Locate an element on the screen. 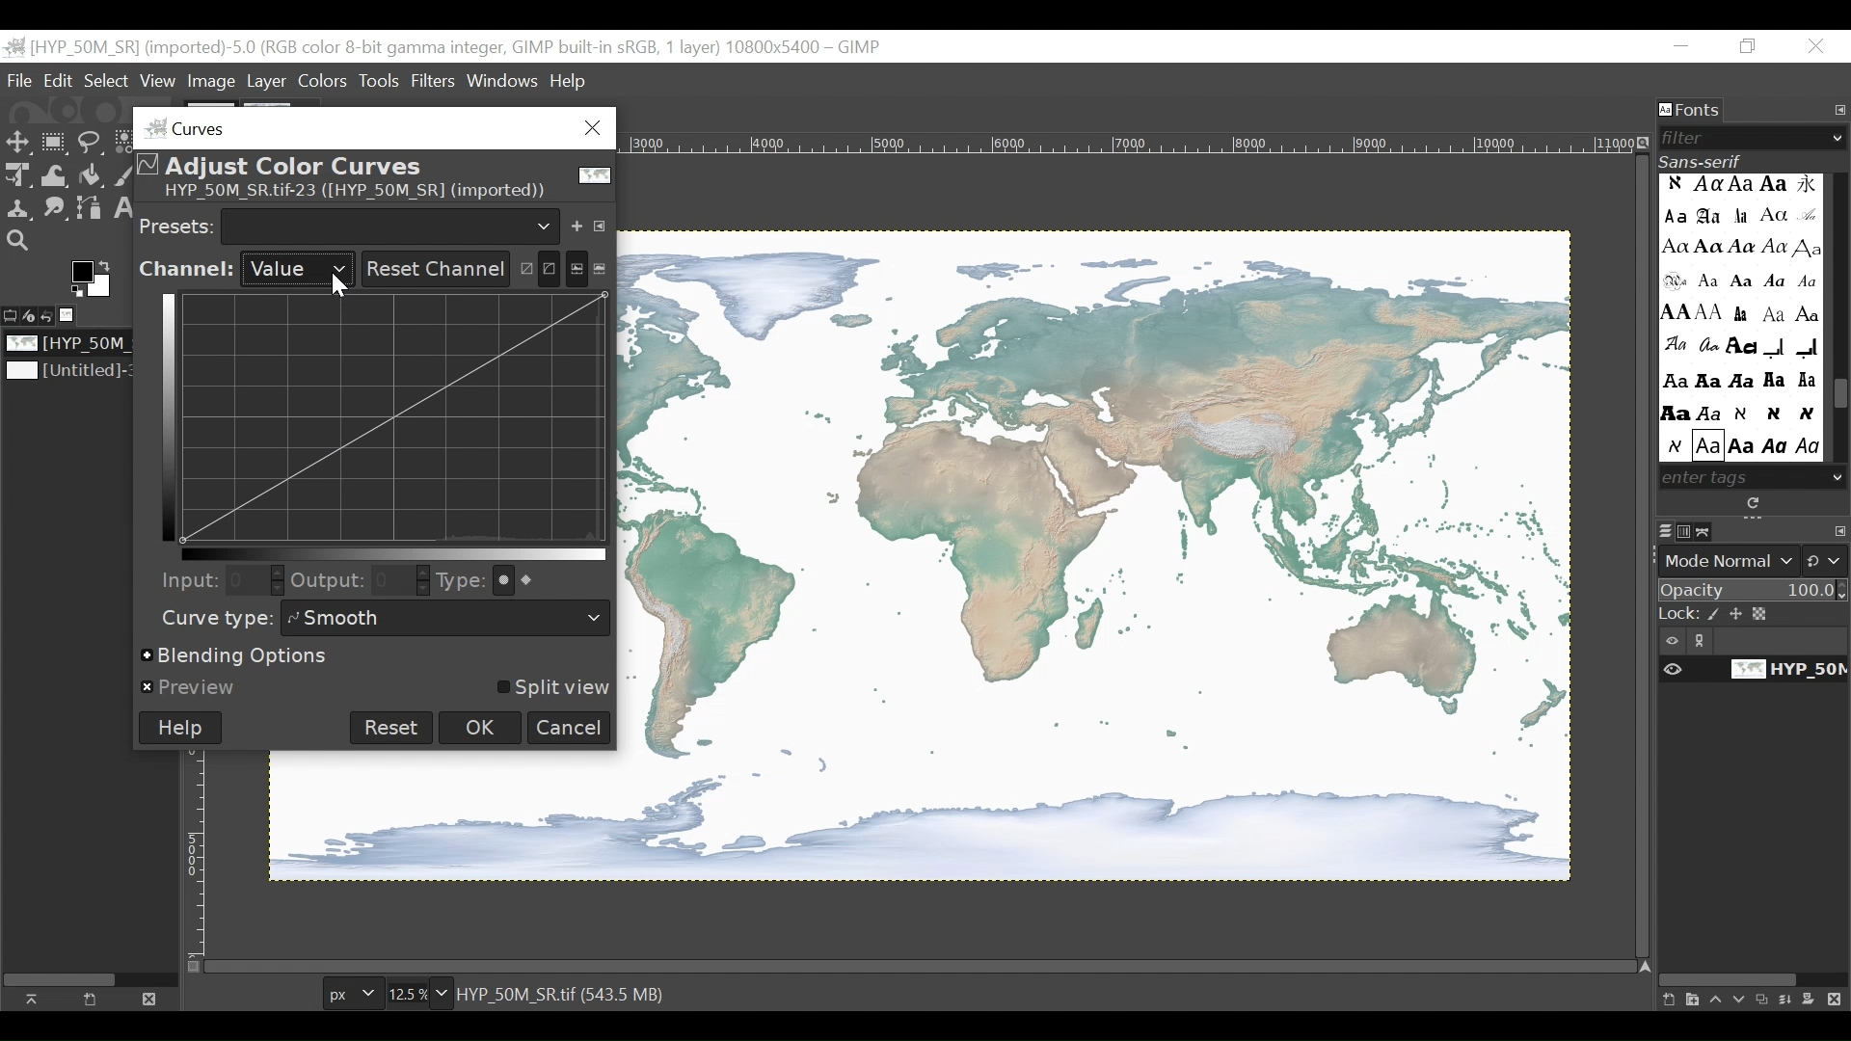  Minimize is located at coordinates (1682, 47).